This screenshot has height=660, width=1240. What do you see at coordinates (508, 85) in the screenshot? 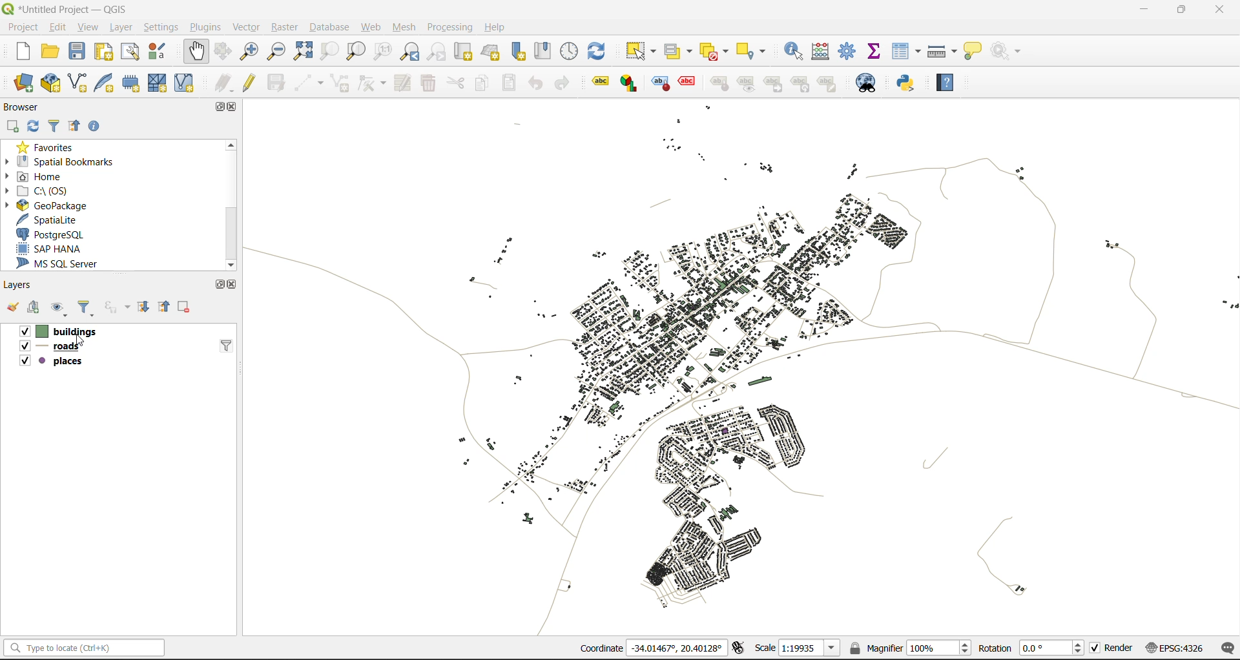
I see `paste` at bounding box center [508, 85].